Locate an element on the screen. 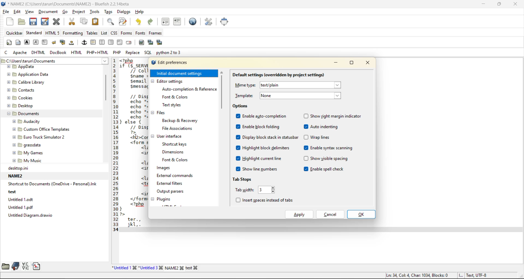  file path is located at coordinates (54, 61).